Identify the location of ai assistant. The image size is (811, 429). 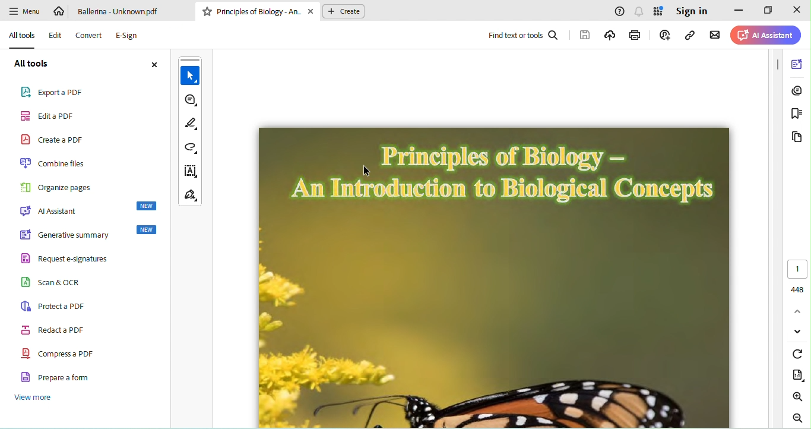
(765, 36).